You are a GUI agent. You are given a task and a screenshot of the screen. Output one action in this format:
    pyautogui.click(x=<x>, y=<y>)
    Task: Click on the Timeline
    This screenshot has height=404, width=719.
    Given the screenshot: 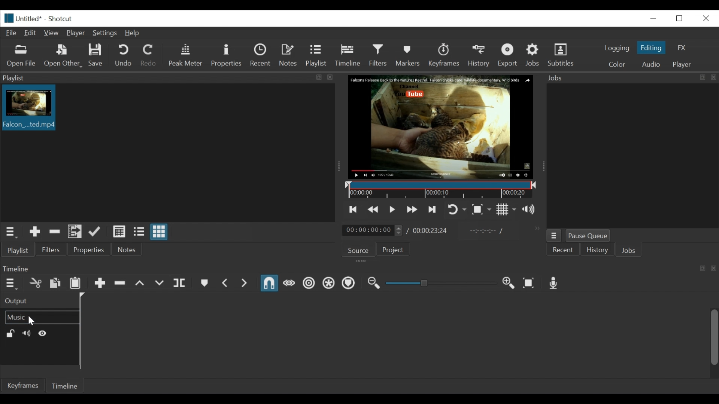 What is the action you would take?
    pyautogui.click(x=441, y=190)
    